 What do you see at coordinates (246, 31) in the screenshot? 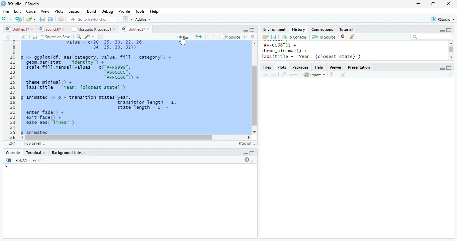
I see `minimize` at bounding box center [246, 31].